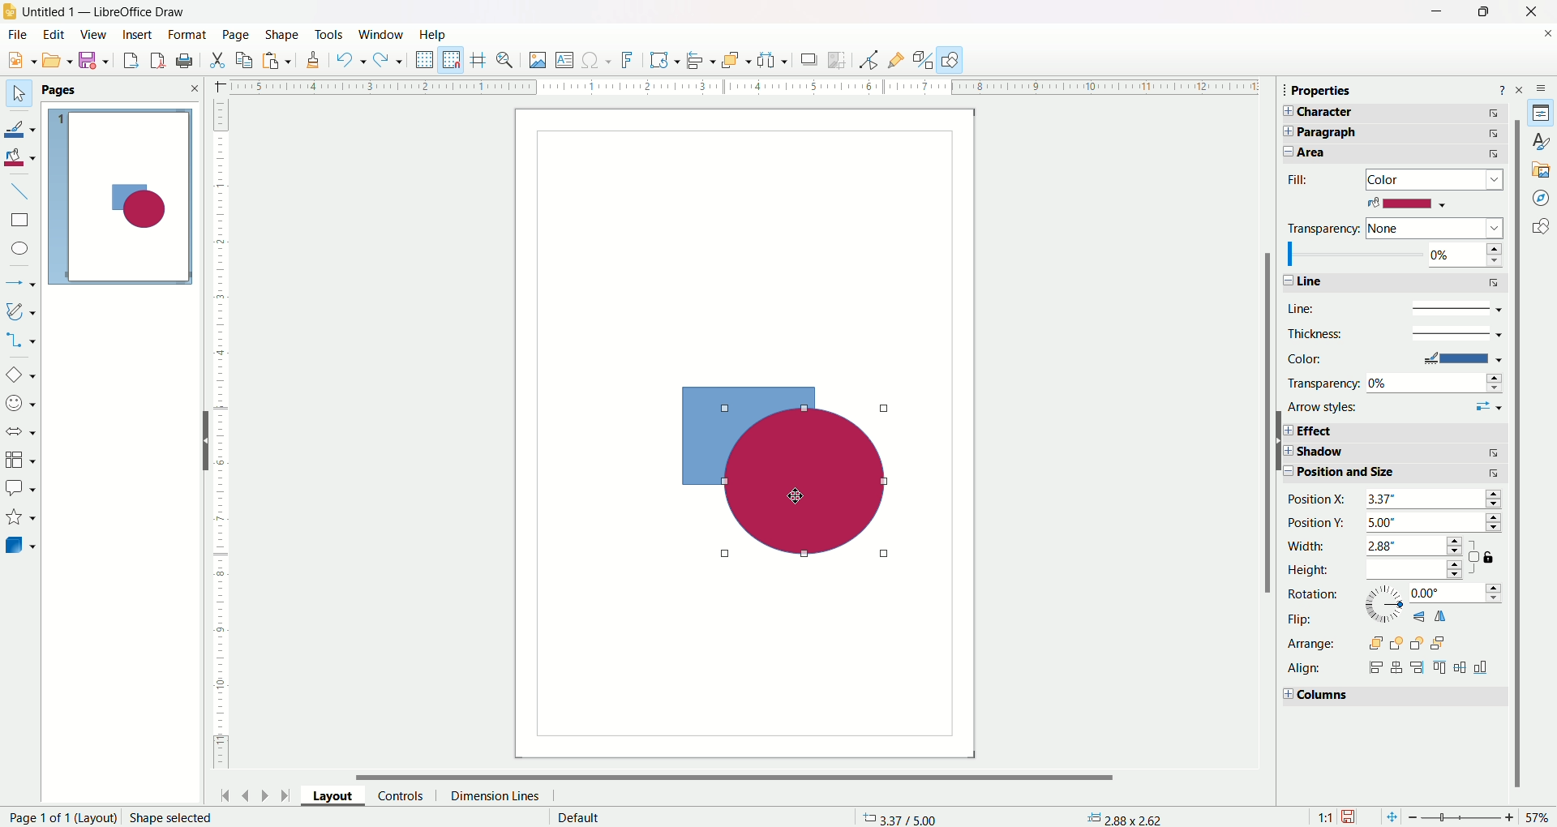 This screenshot has width=1557, height=827. Describe the element at coordinates (22, 372) in the screenshot. I see `basic shapes` at that location.